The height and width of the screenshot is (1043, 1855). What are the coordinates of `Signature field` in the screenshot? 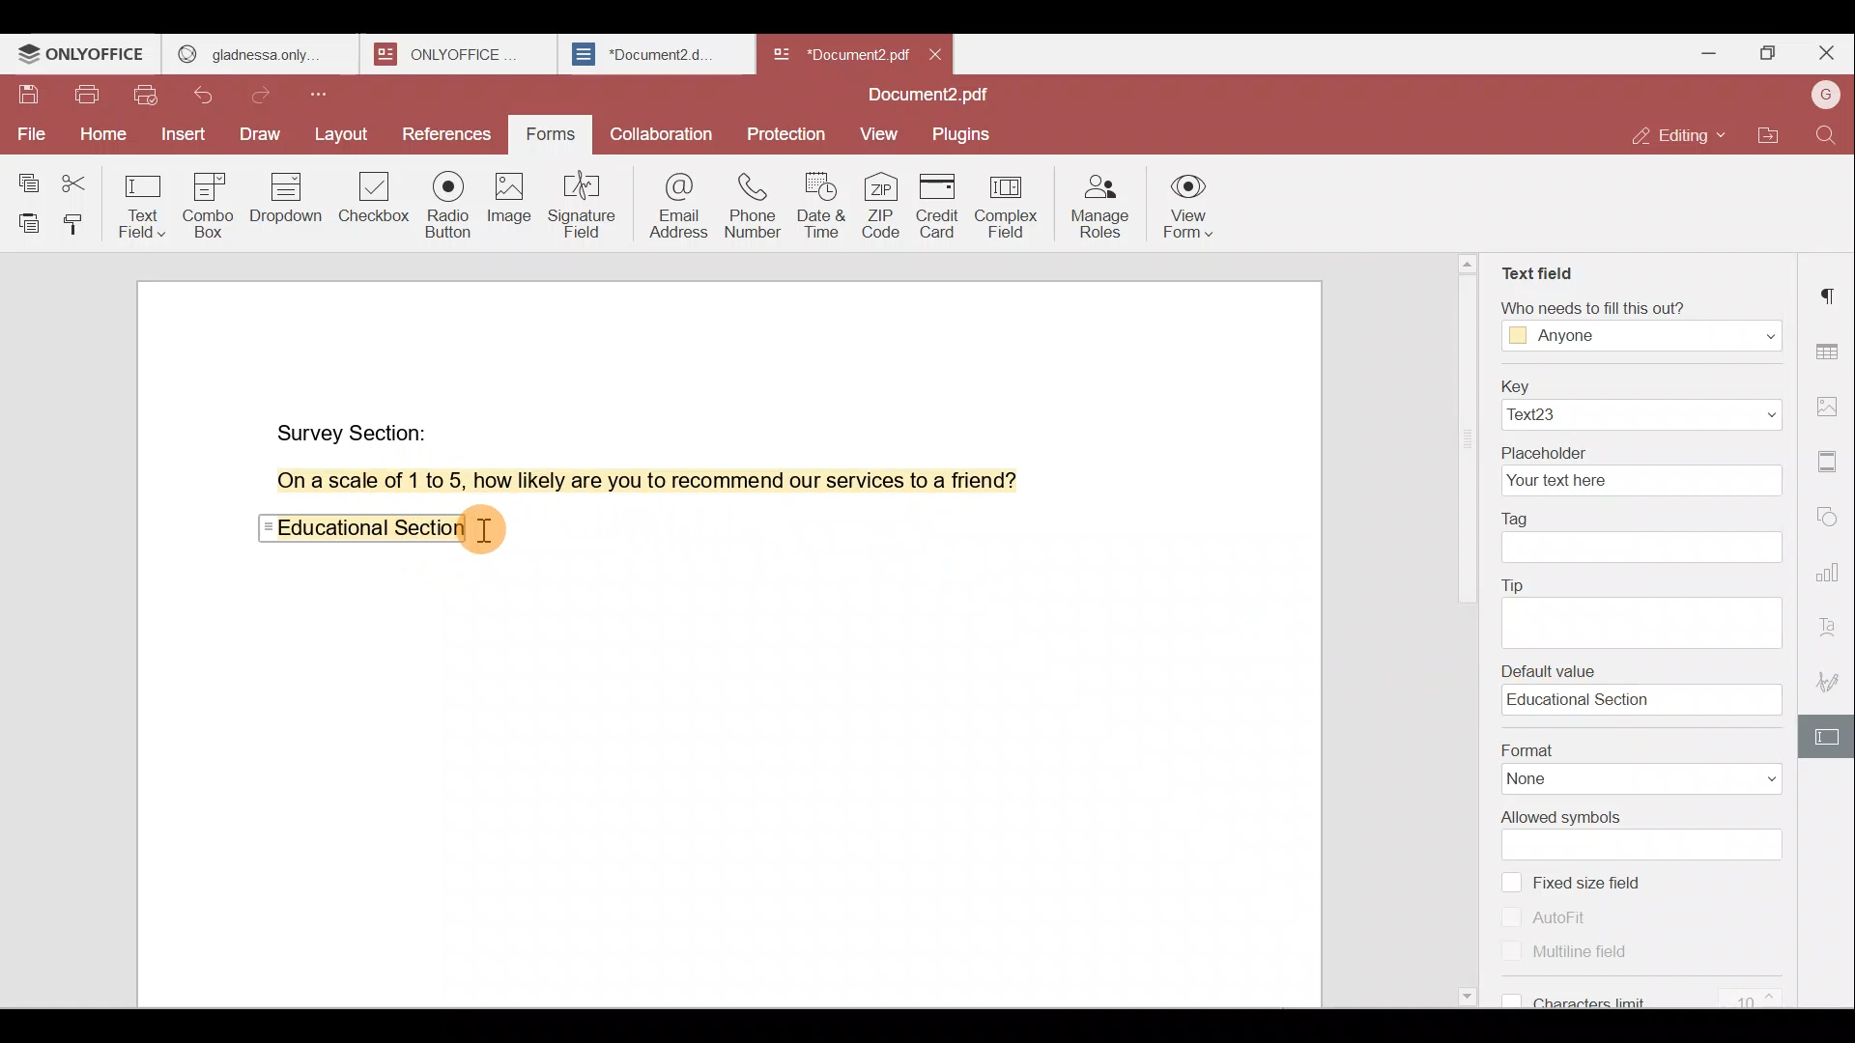 It's located at (579, 204).